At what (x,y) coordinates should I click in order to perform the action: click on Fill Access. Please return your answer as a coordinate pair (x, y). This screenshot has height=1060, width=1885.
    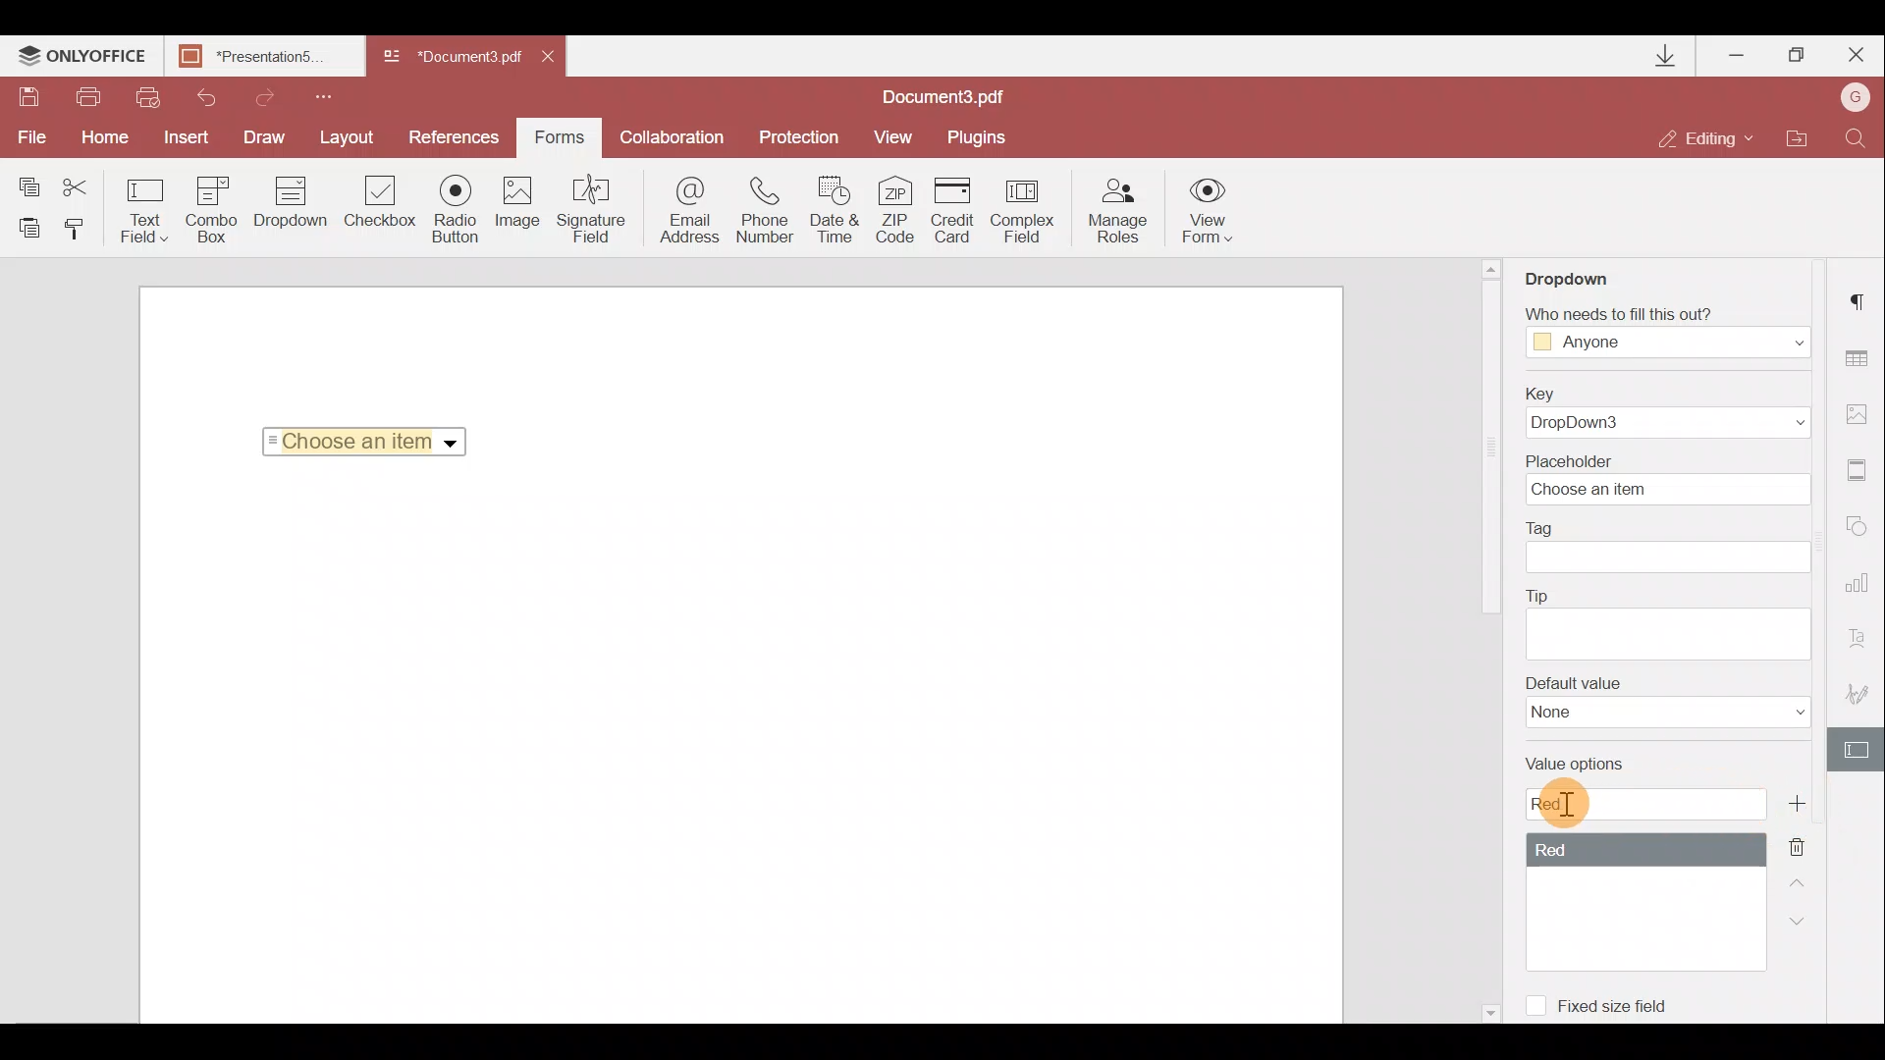
    Looking at the image, I should click on (1663, 333).